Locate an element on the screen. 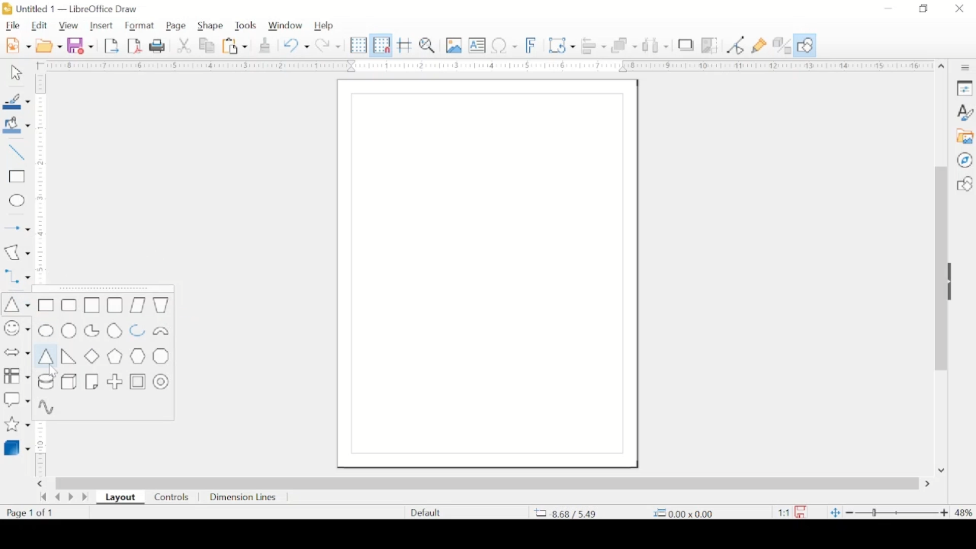 This screenshot has height=549, width=976. shadow is located at coordinates (687, 45).